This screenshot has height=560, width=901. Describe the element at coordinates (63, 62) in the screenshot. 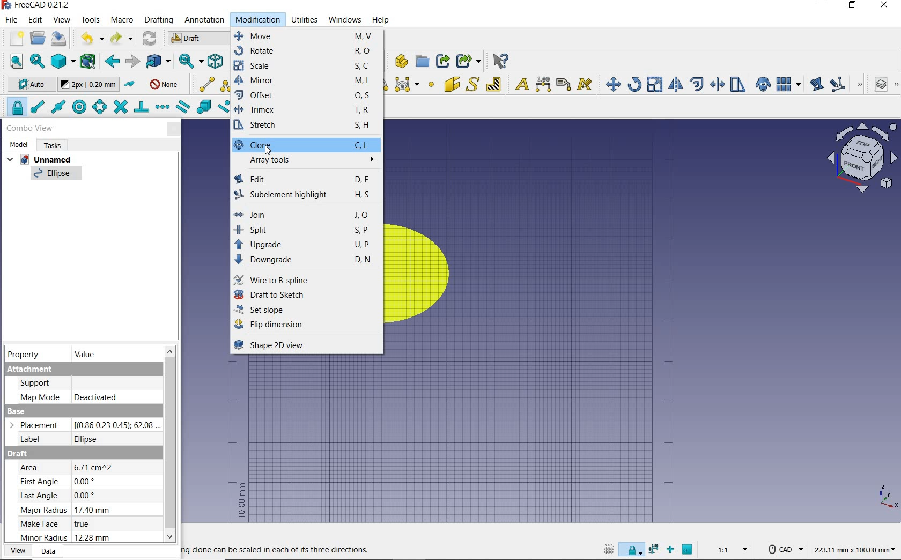

I see `orthographic view` at that location.